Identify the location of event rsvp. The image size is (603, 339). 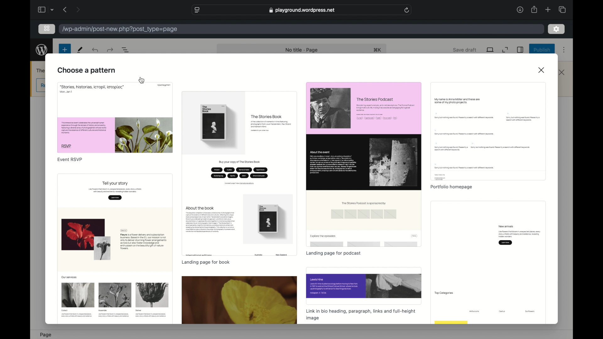
(70, 159).